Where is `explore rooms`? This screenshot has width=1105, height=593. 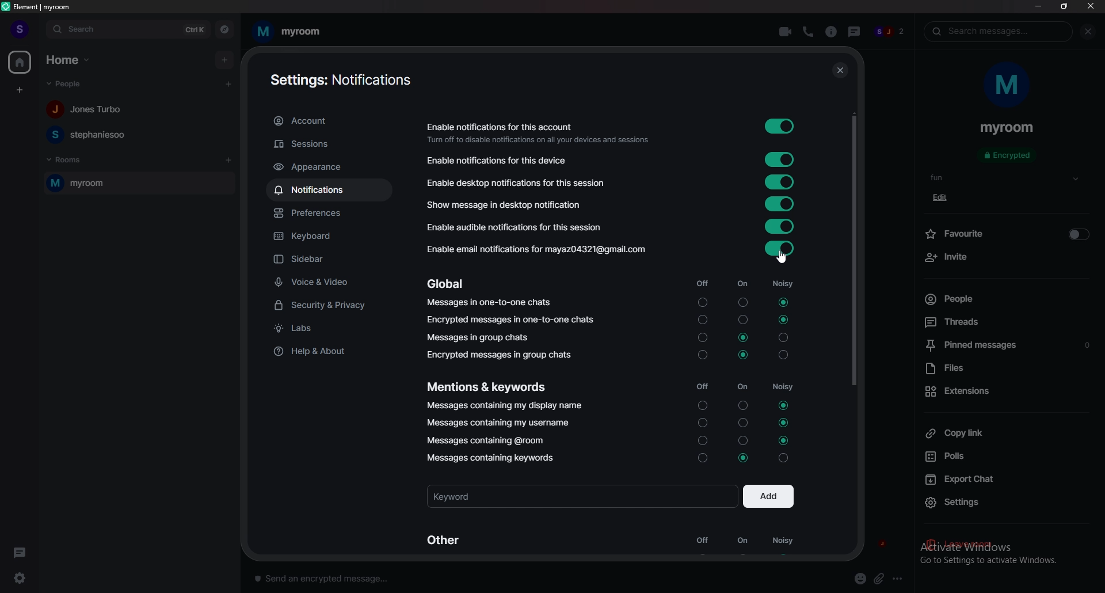
explore rooms is located at coordinates (224, 29).